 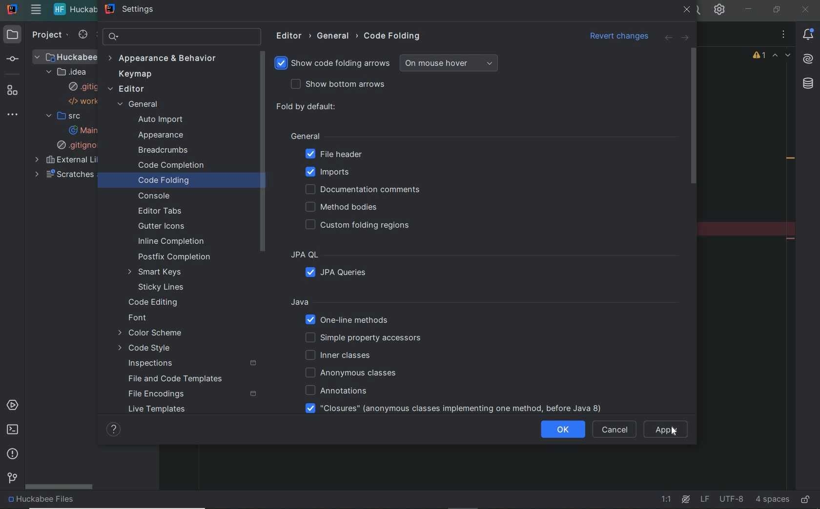 What do you see at coordinates (810, 58) in the screenshot?
I see `AI assistant` at bounding box center [810, 58].